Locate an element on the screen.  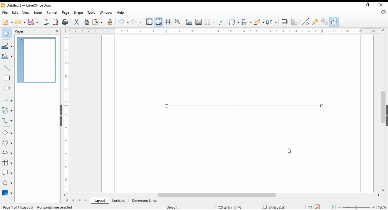
insert is located at coordinates (38, 12).